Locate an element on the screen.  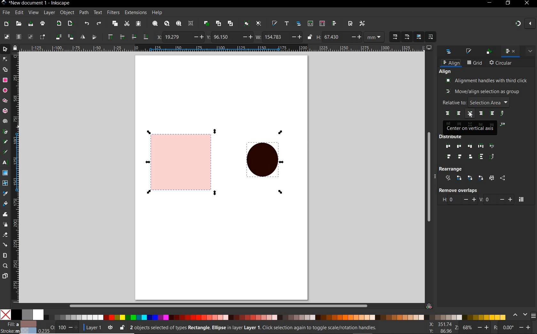
create clone is located at coordinates (219, 23).